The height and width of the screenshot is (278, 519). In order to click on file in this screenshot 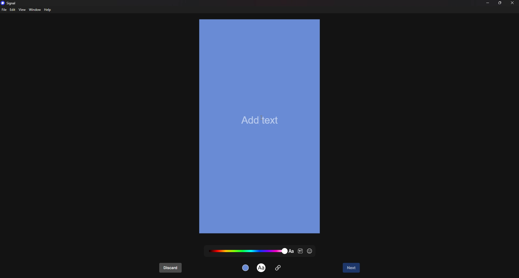, I will do `click(5, 9)`.